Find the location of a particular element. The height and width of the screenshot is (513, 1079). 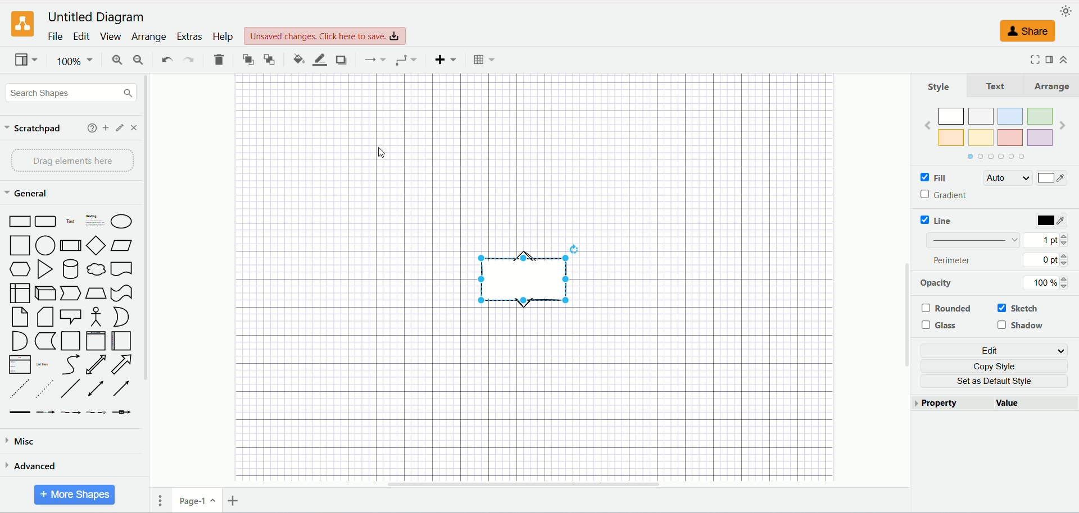

Rectantangle is located at coordinates (19, 221).